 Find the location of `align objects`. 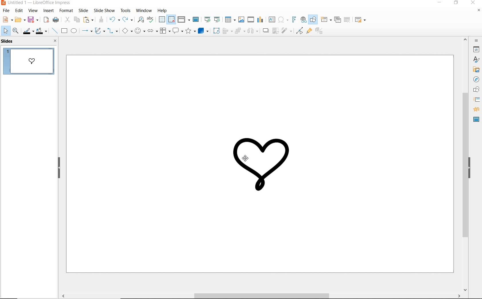

align objects is located at coordinates (227, 31).